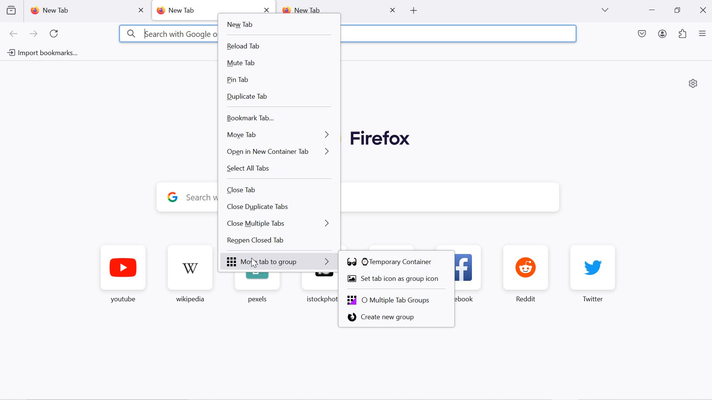 This screenshot has height=400, width=712. Describe the element at coordinates (605, 10) in the screenshot. I see `list all tabs` at that location.